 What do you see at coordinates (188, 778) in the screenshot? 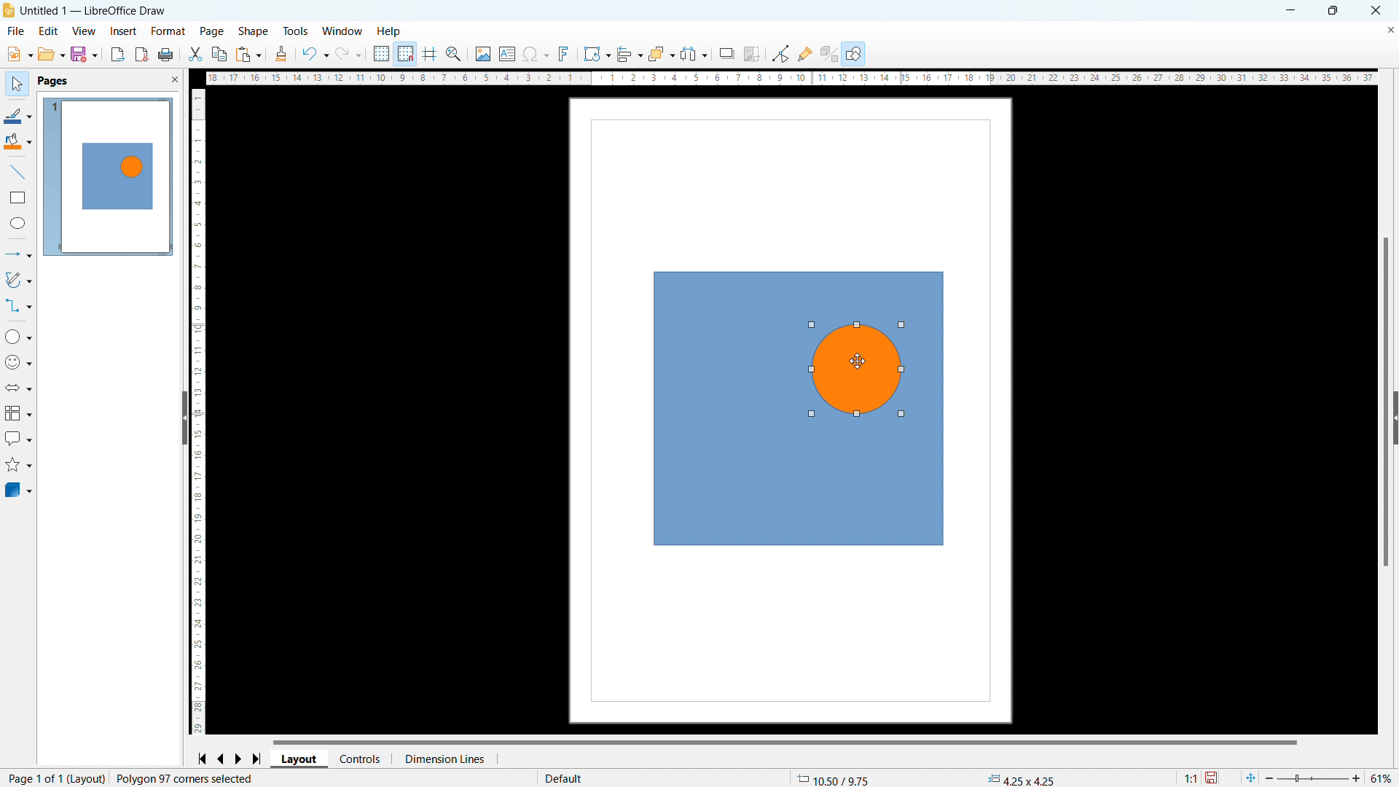
I see `Polygon 97 corner selected` at bounding box center [188, 778].